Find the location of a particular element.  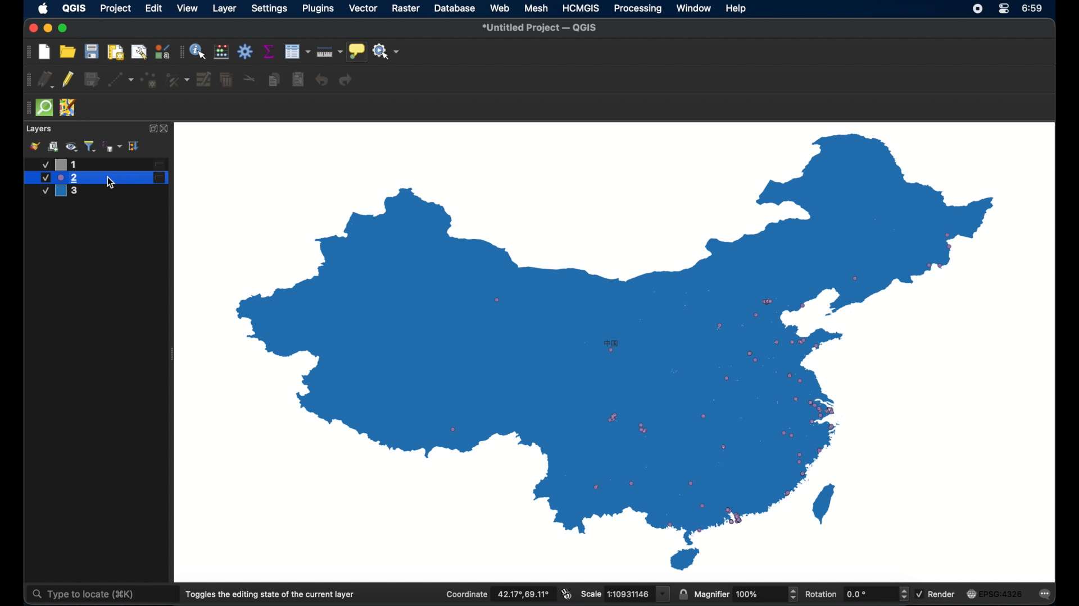

time is located at coordinates (1033, 9).